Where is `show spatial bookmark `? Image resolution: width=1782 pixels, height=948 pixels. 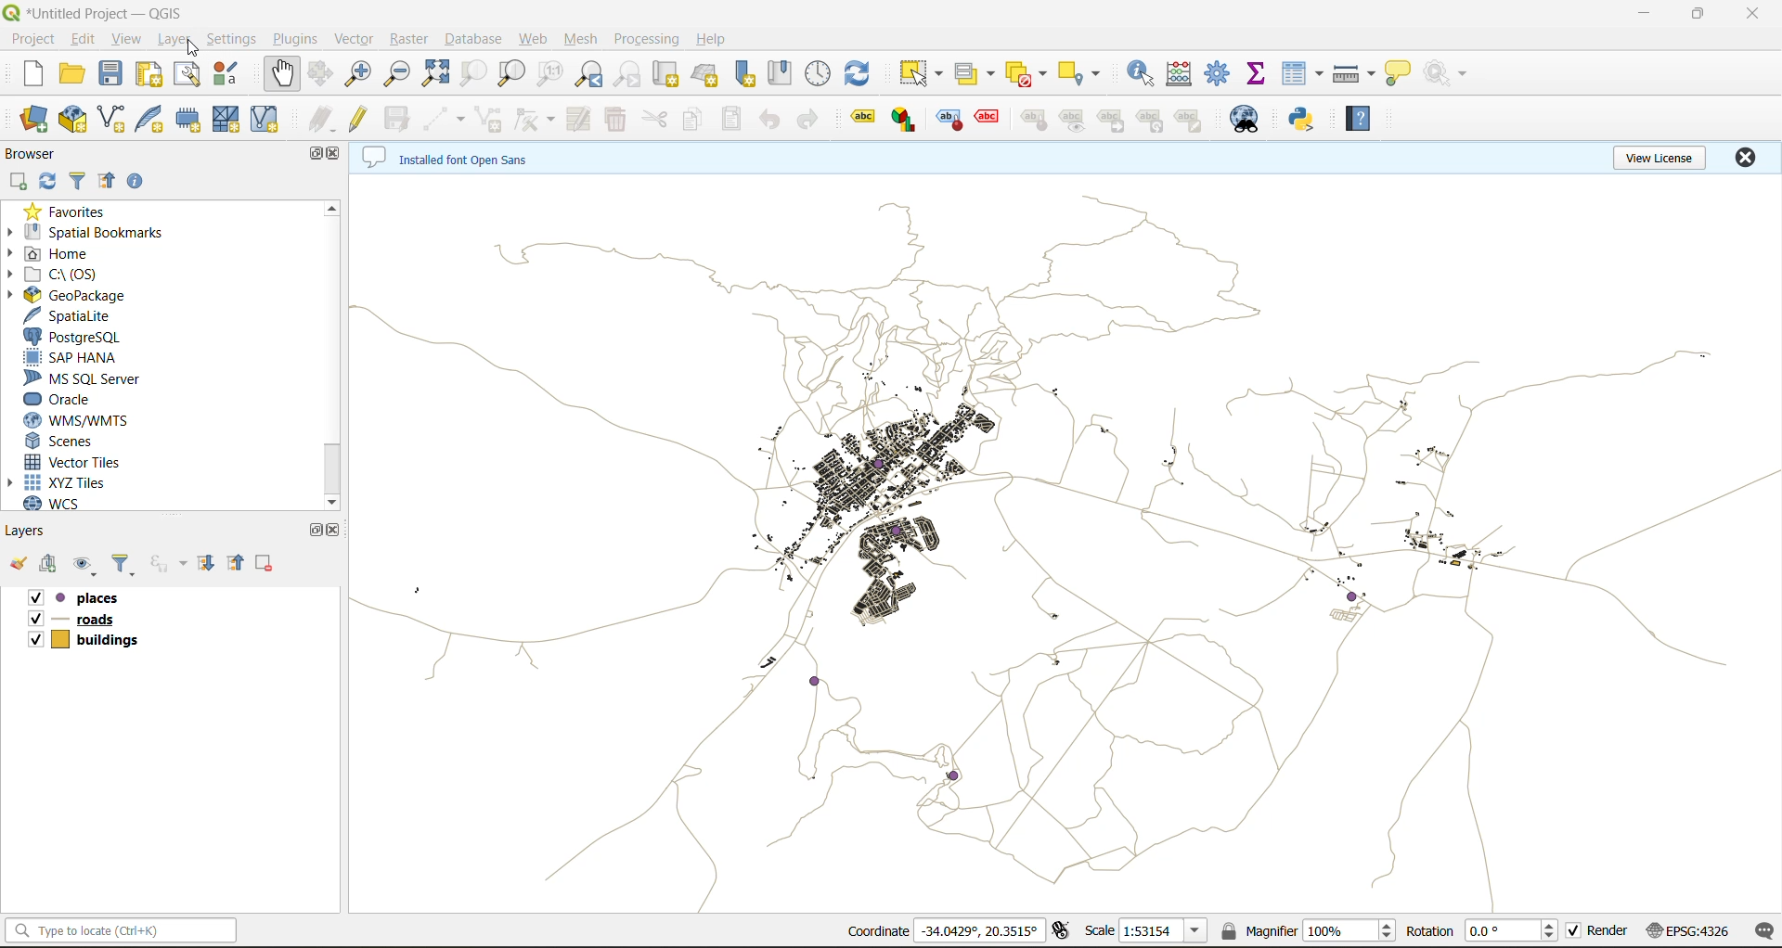 show spatial bookmark  is located at coordinates (781, 74).